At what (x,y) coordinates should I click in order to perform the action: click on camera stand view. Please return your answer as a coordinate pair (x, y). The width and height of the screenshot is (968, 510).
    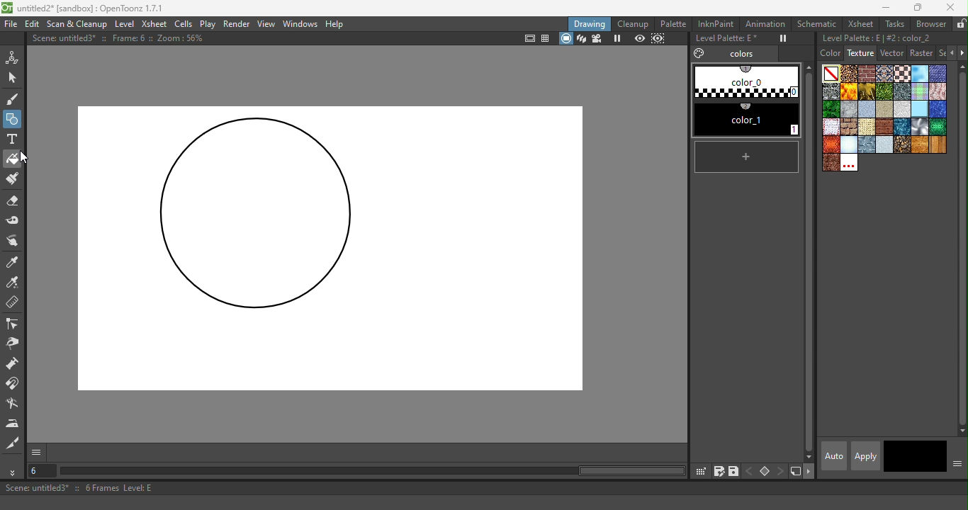
    Looking at the image, I should click on (565, 38).